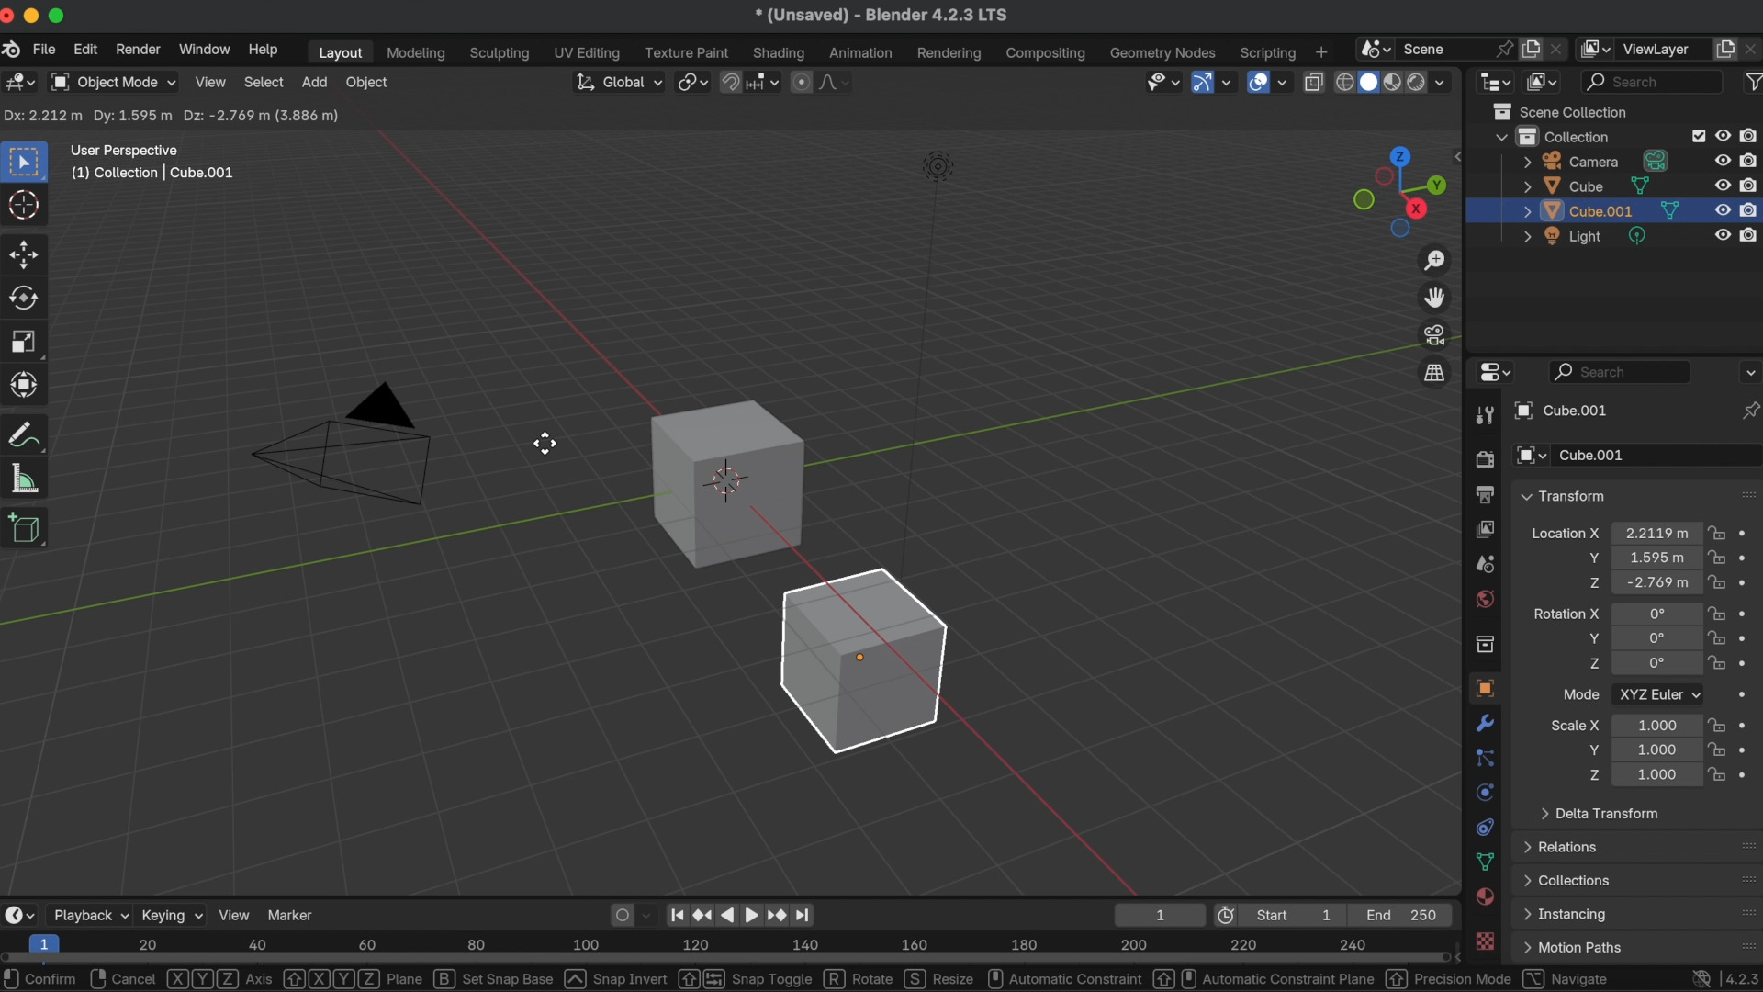 This screenshot has width=1763, height=992. Describe the element at coordinates (1621, 371) in the screenshot. I see `search bar` at that location.